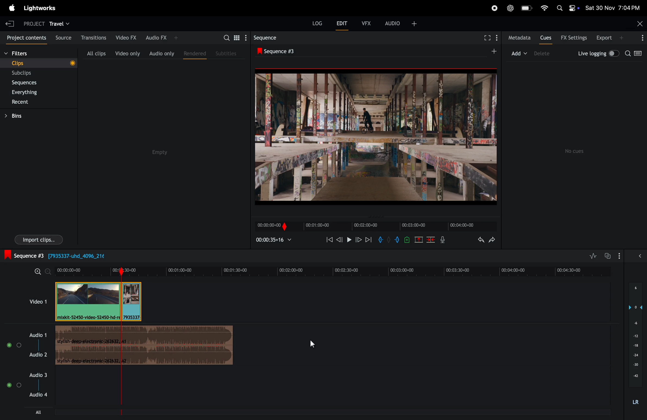  What do you see at coordinates (40, 9) in the screenshot?
I see `light works` at bounding box center [40, 9].